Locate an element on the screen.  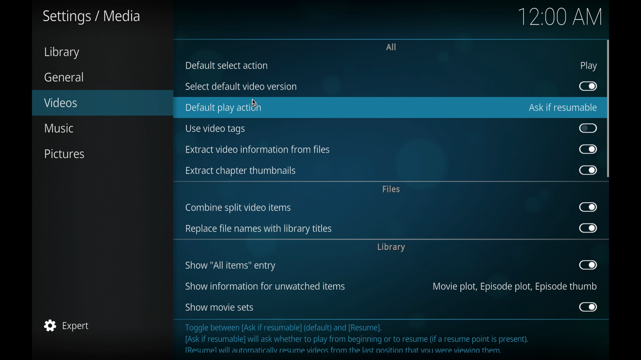
show all items entry is located at coordinates (231, 266).